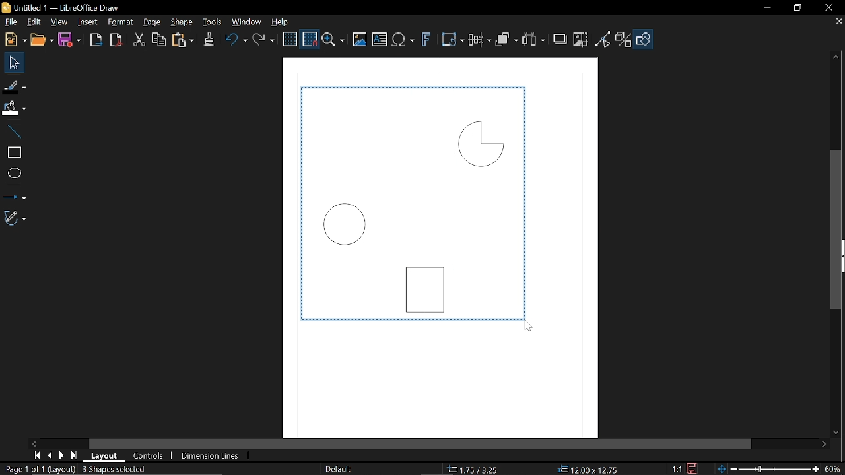 The height and width of the screenshot is (475, 845). Describe the element at coordinates (299, 204) in the screenshot. I see `Line around selected objects` at that location.